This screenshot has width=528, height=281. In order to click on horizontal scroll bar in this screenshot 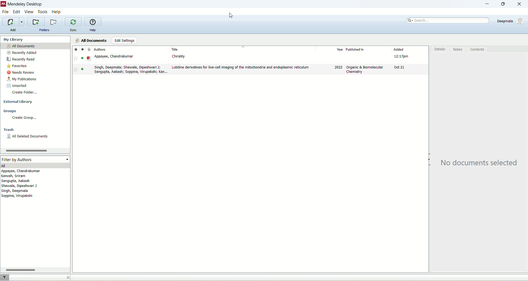, I will do `click(35, 150)`.